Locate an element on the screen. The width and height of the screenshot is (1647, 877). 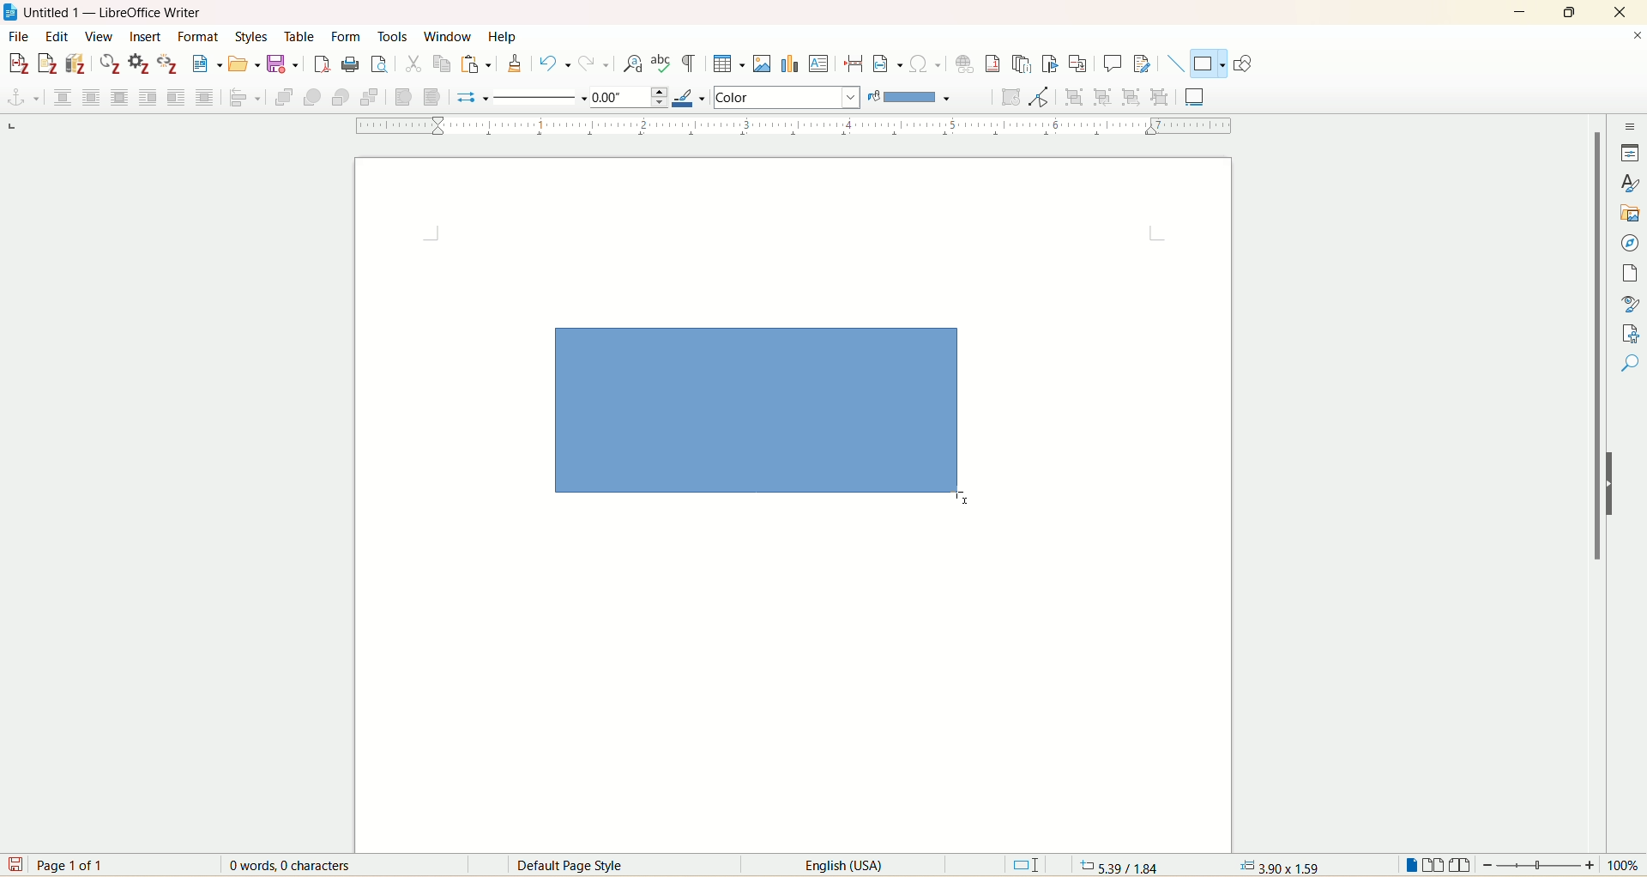
insert page break is located at coordinates (854, 62).